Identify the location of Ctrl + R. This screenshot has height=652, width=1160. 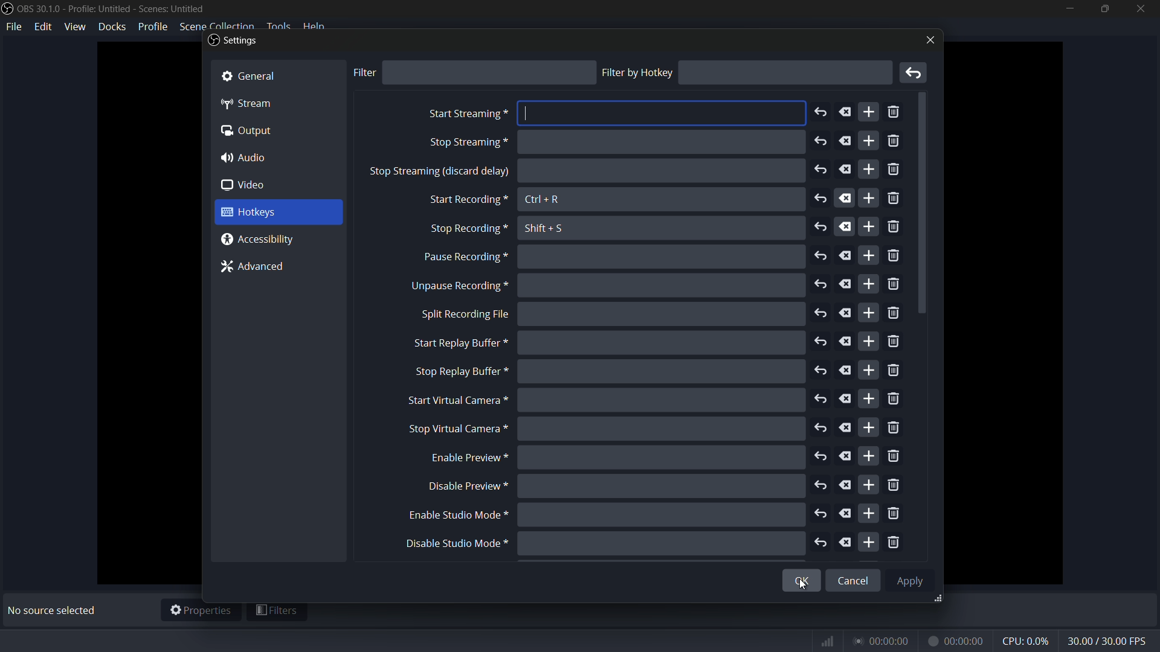
(544, 200).